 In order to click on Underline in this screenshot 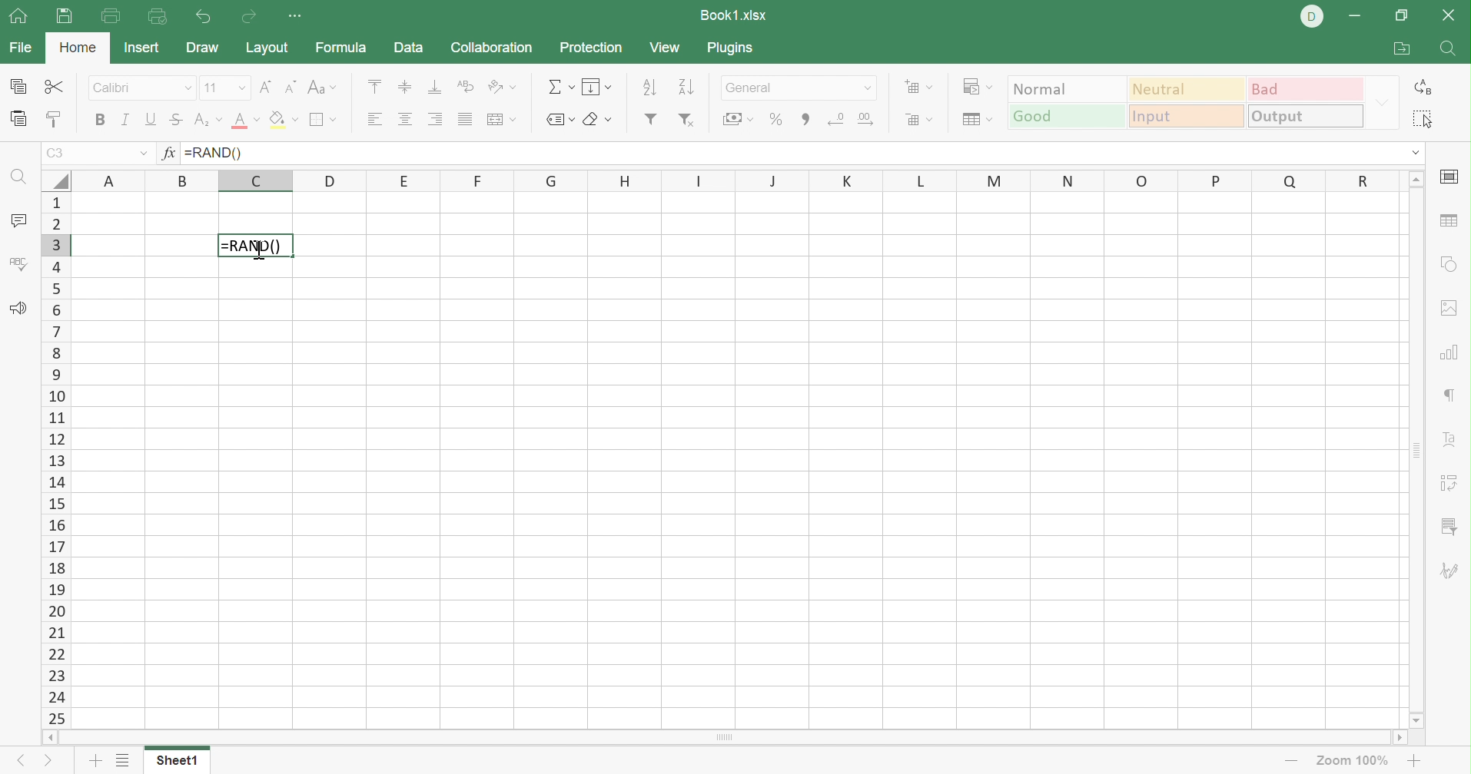, I will do `click(150, 117)`.